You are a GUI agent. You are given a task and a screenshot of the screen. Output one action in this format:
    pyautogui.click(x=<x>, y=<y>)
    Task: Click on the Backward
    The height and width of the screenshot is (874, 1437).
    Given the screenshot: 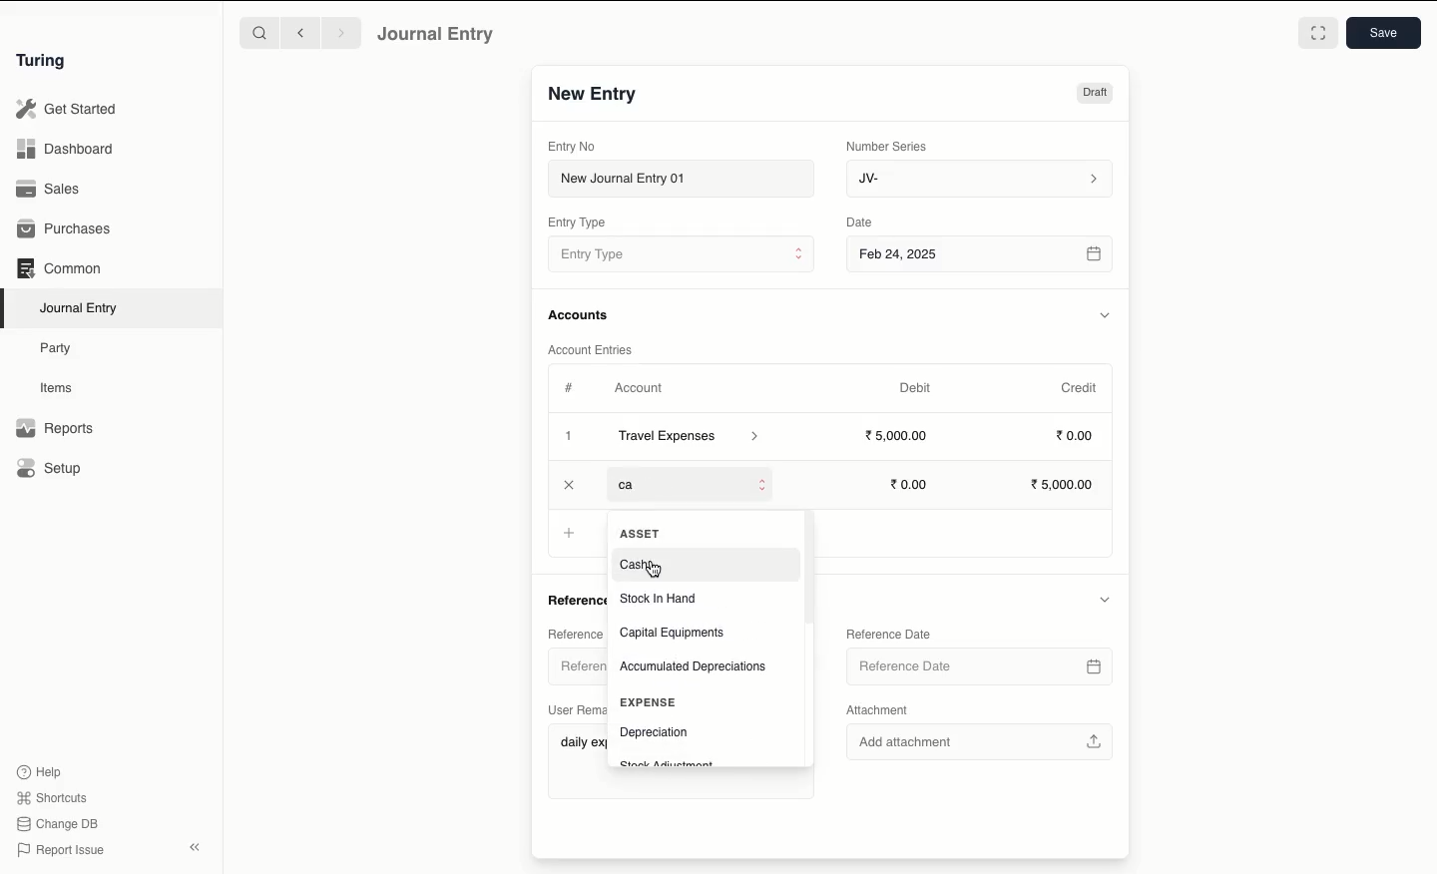 What is the action you would take?
    pyautogui.click(x=300, y=32)
    